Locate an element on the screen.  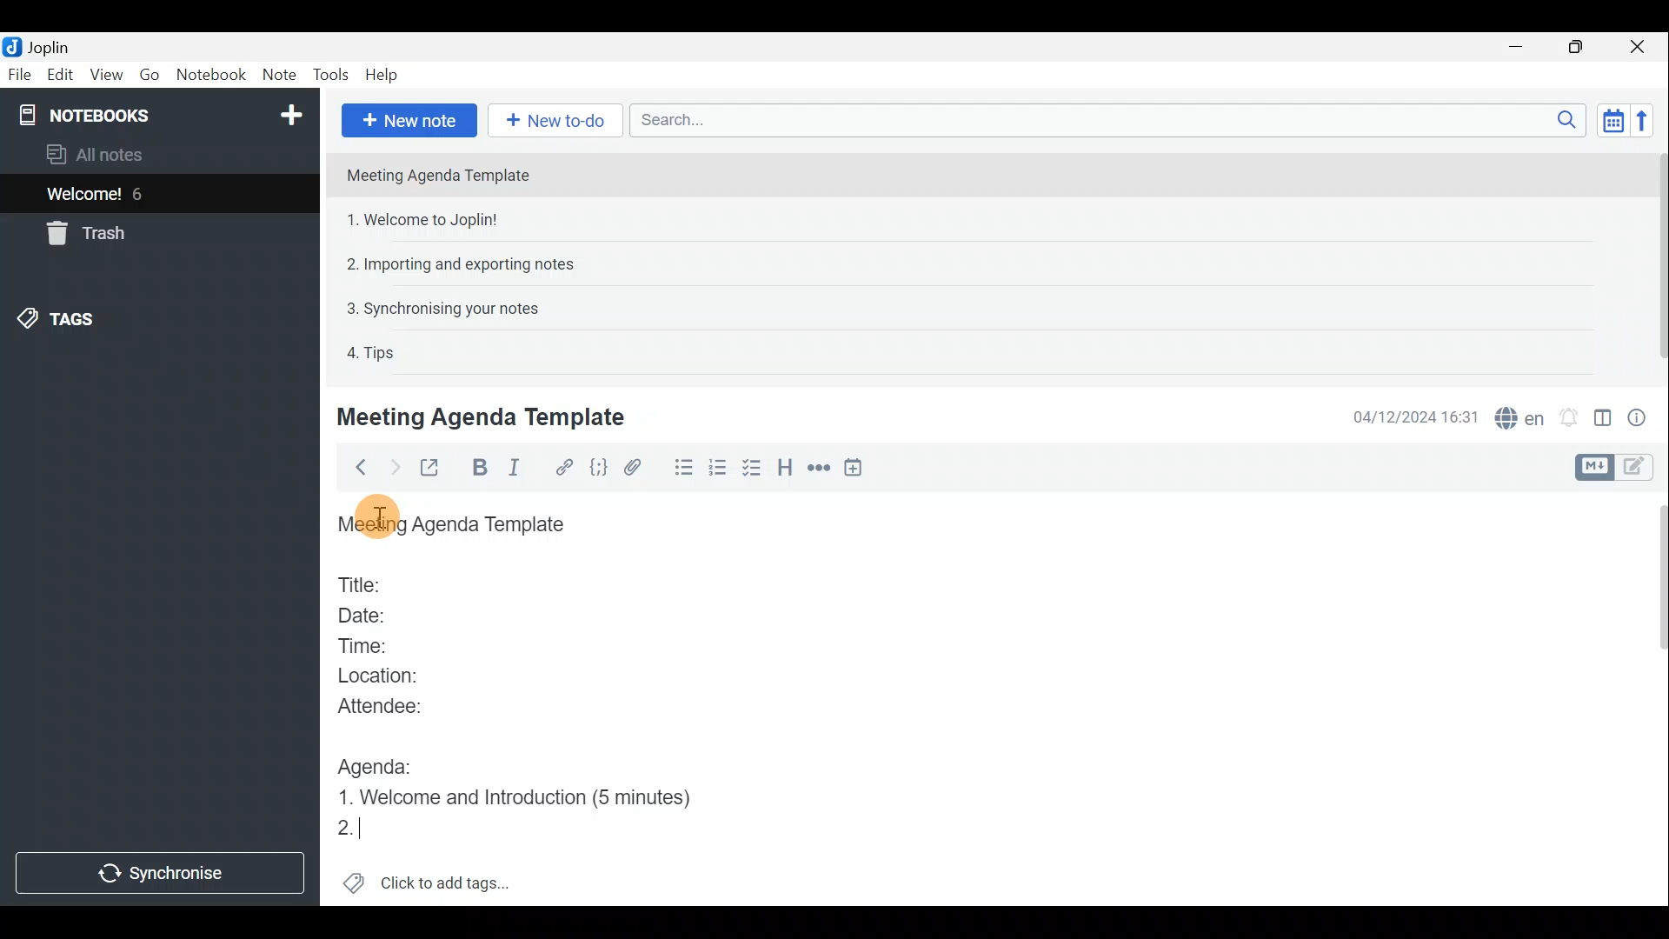
Maximise is located at coordinates (1577, 49).